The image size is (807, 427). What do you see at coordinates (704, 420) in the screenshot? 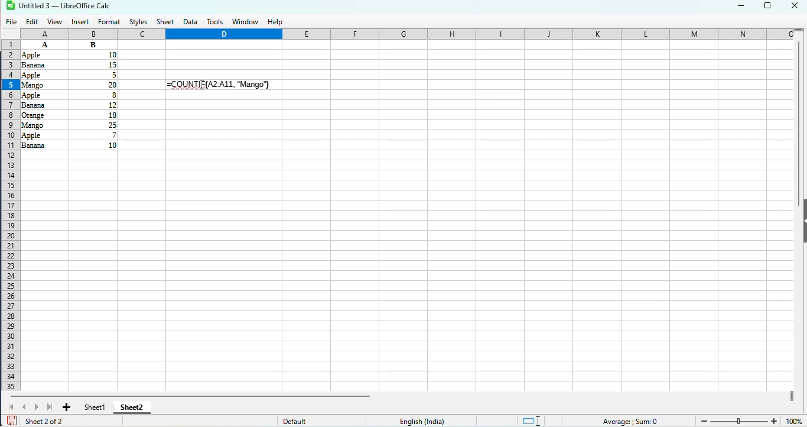
I see `Zoom out` at bounding box center [704, 420].